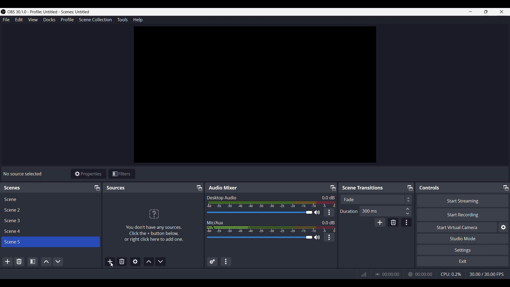 This screenshot has height=287, width=510. I want to click on Studio Mode, so click(463, 238).